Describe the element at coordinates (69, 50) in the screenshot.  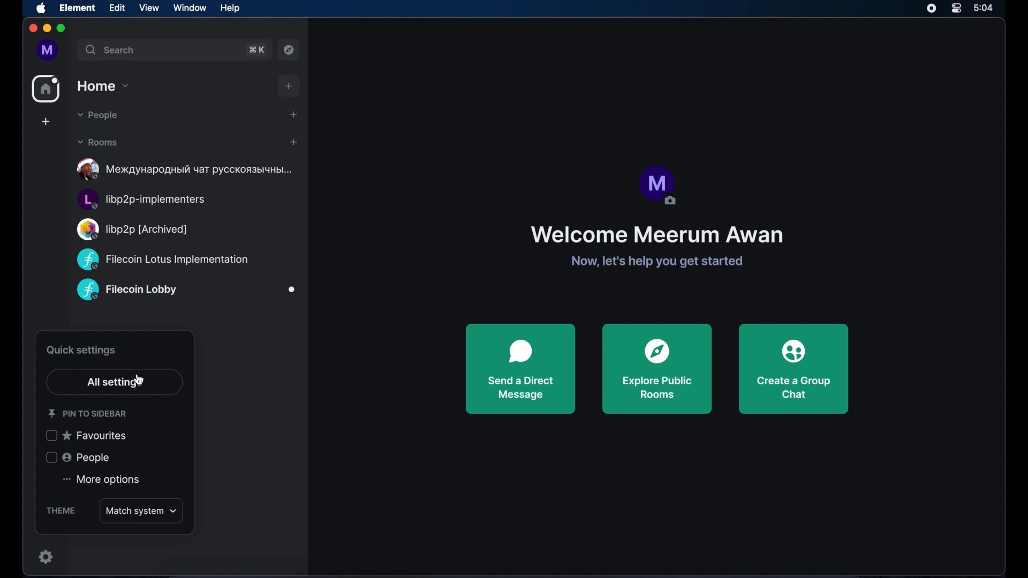
I see `expand` at that location.